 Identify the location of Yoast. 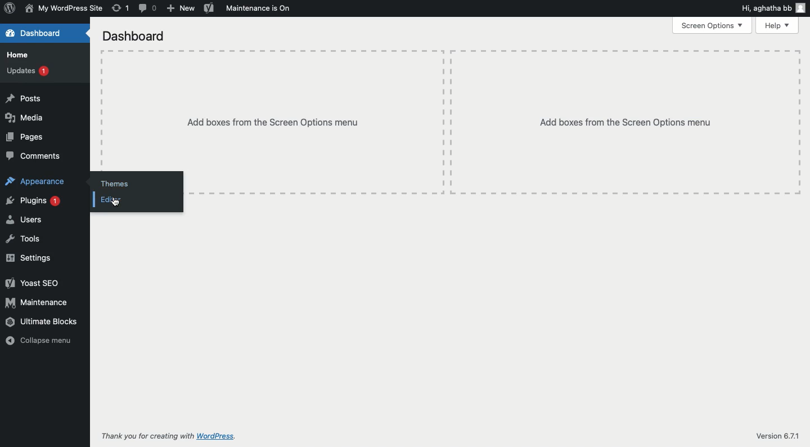
(209, 8).